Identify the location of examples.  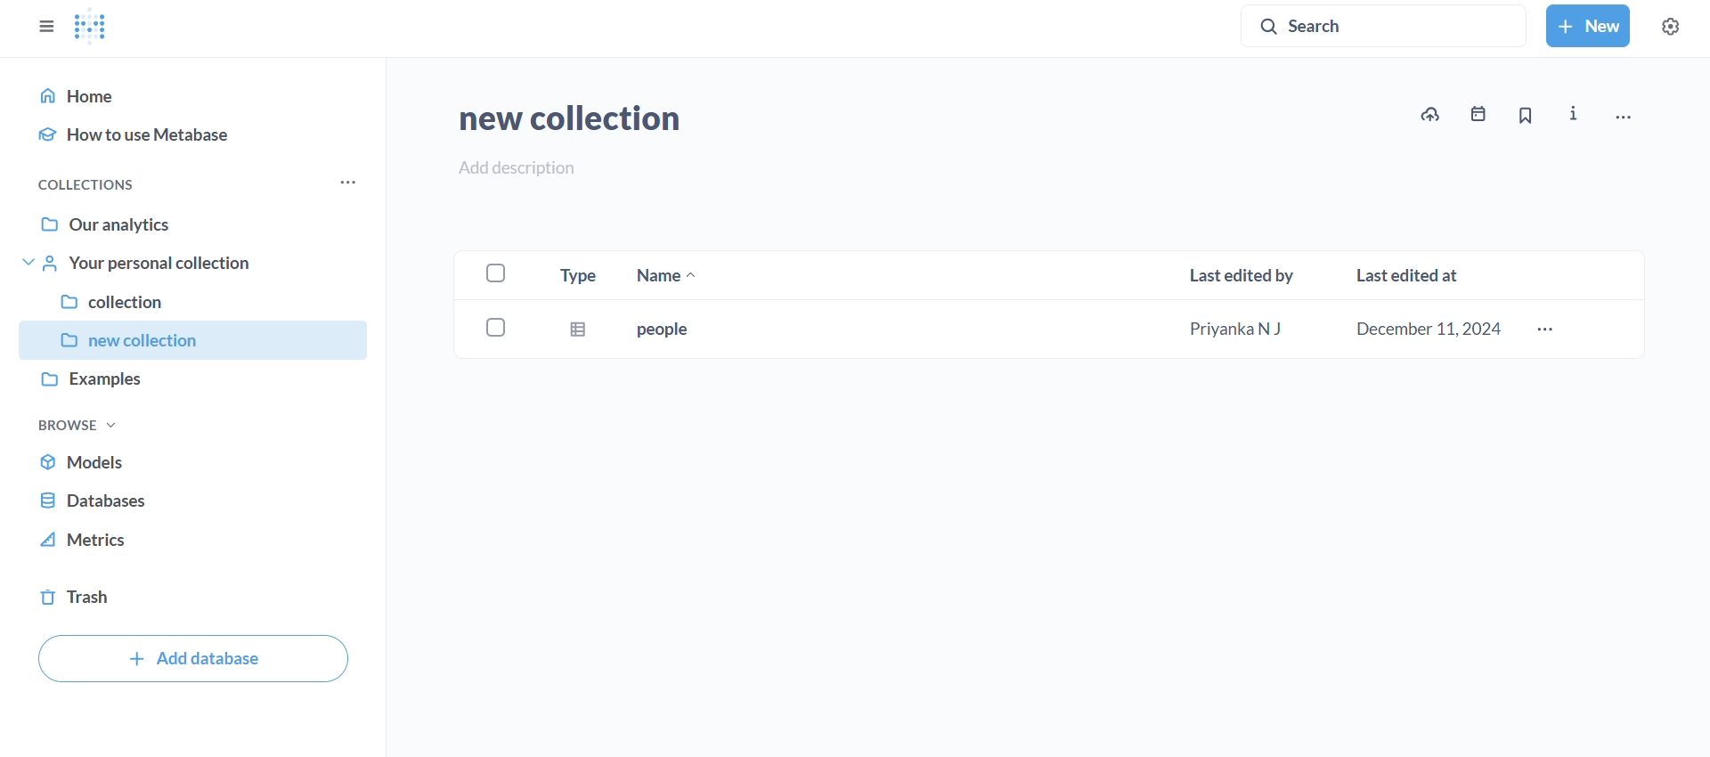
(192, 384).